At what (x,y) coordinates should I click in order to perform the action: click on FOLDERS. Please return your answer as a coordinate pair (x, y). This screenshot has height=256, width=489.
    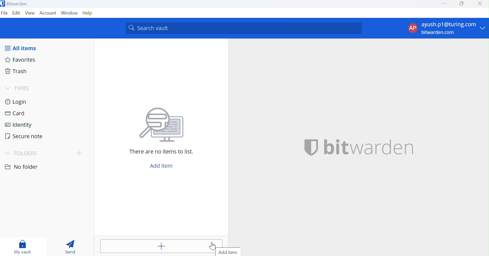
    Looking at the image, I should click on (29, 153).